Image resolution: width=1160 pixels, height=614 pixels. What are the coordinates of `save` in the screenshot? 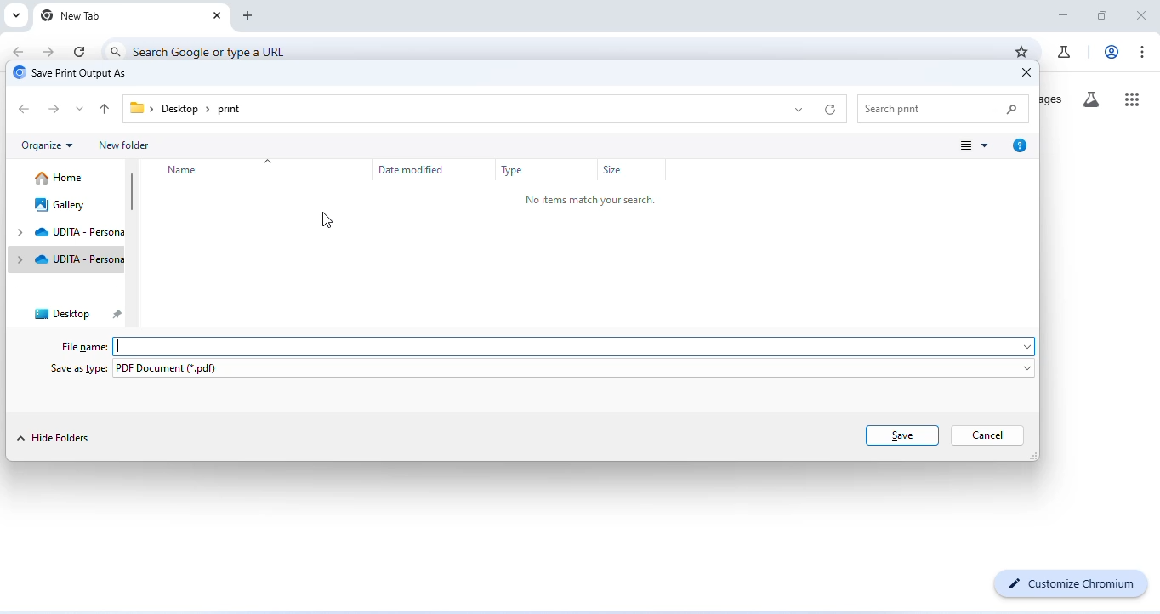 It's located at (903, 435).